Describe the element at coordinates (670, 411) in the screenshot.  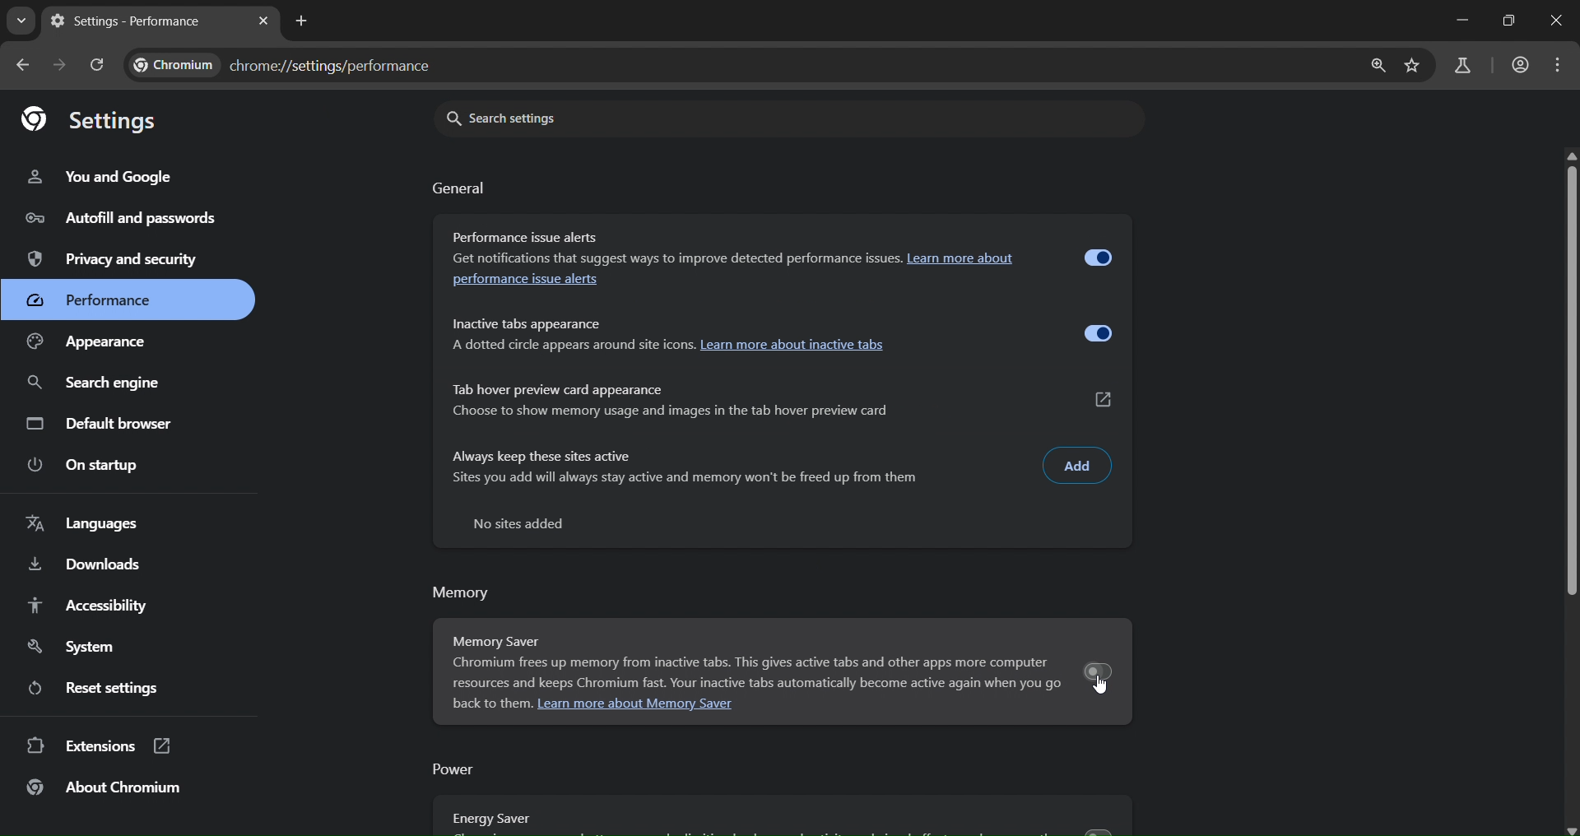
I see `choose to show memory usage and images in the tab hover preview card` at that location.